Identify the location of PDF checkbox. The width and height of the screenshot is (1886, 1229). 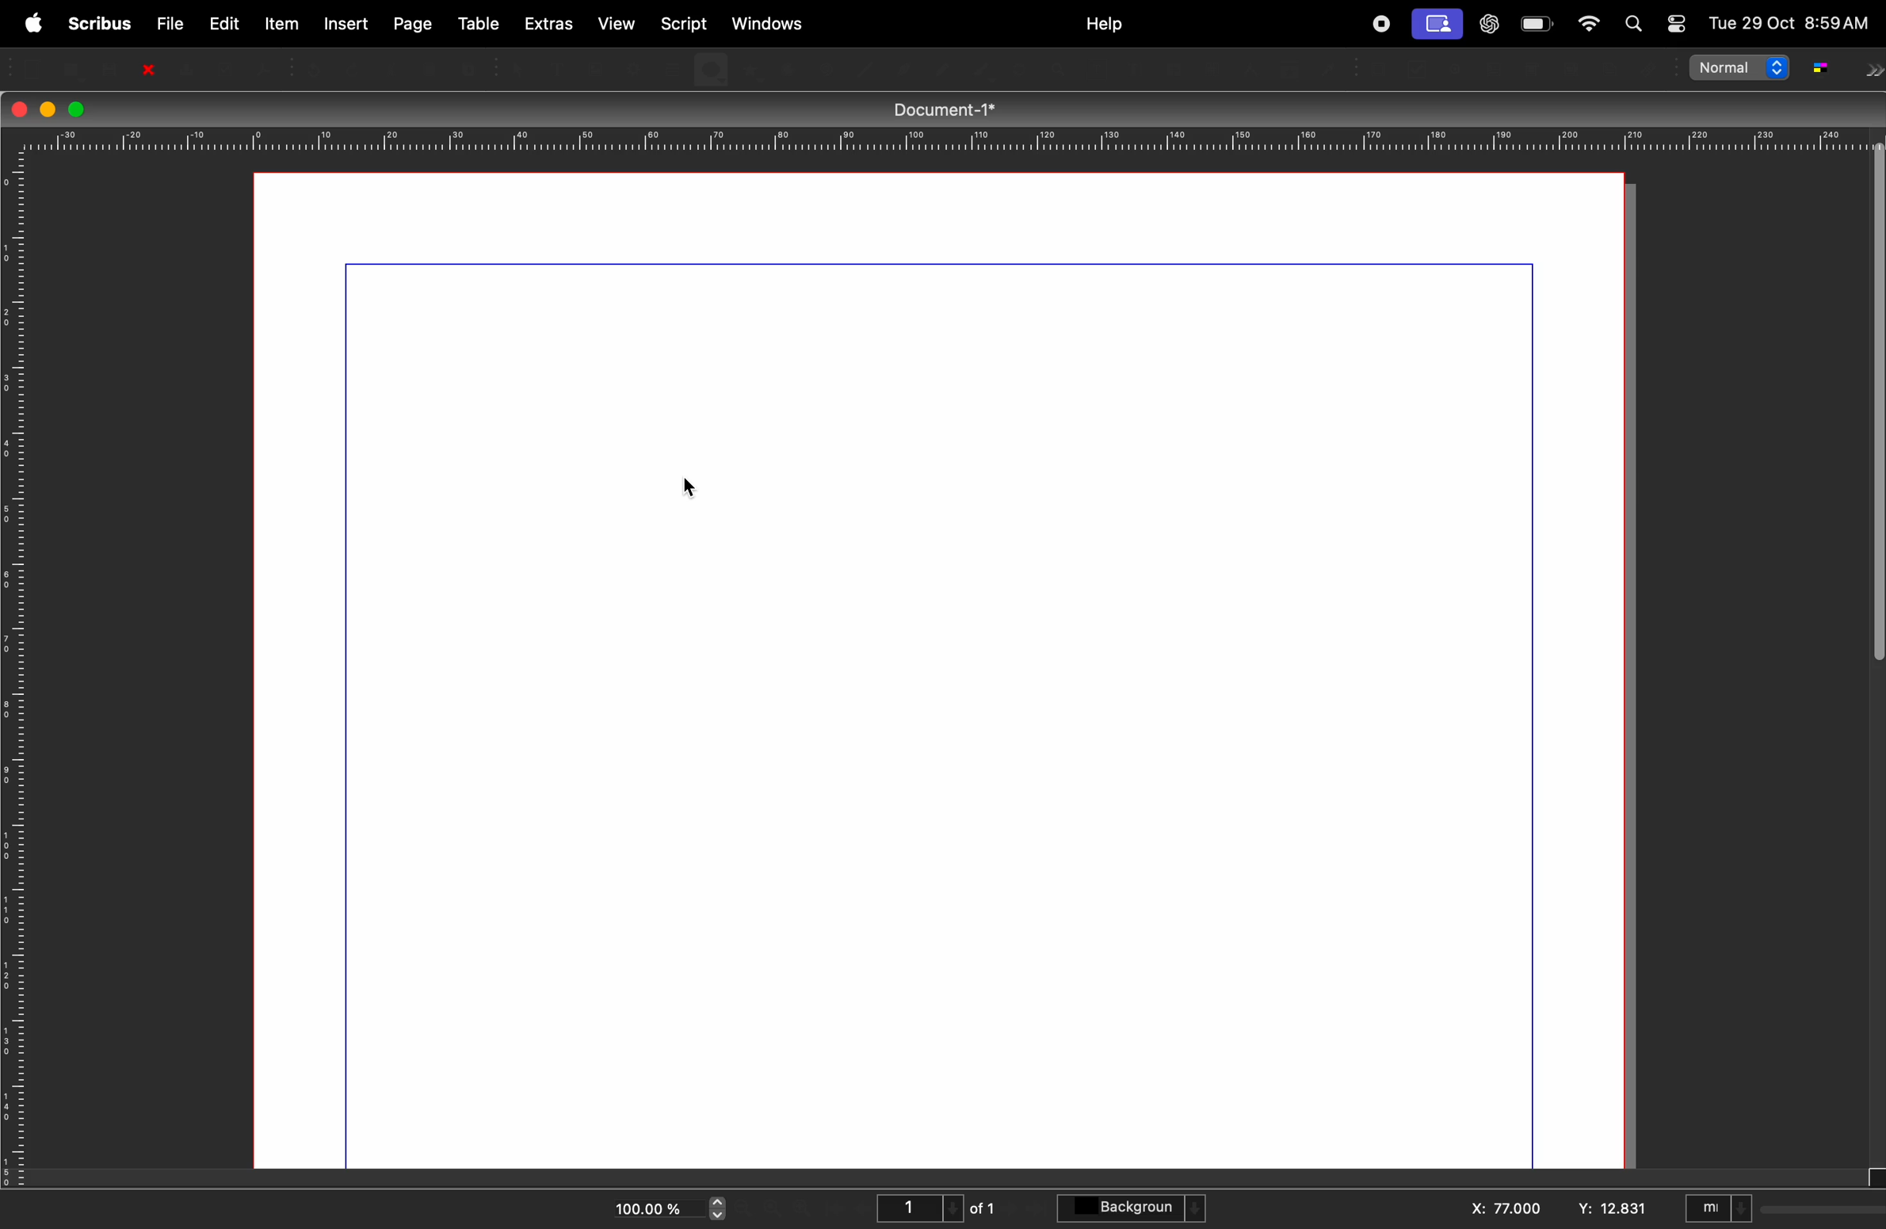
(1420, 69).